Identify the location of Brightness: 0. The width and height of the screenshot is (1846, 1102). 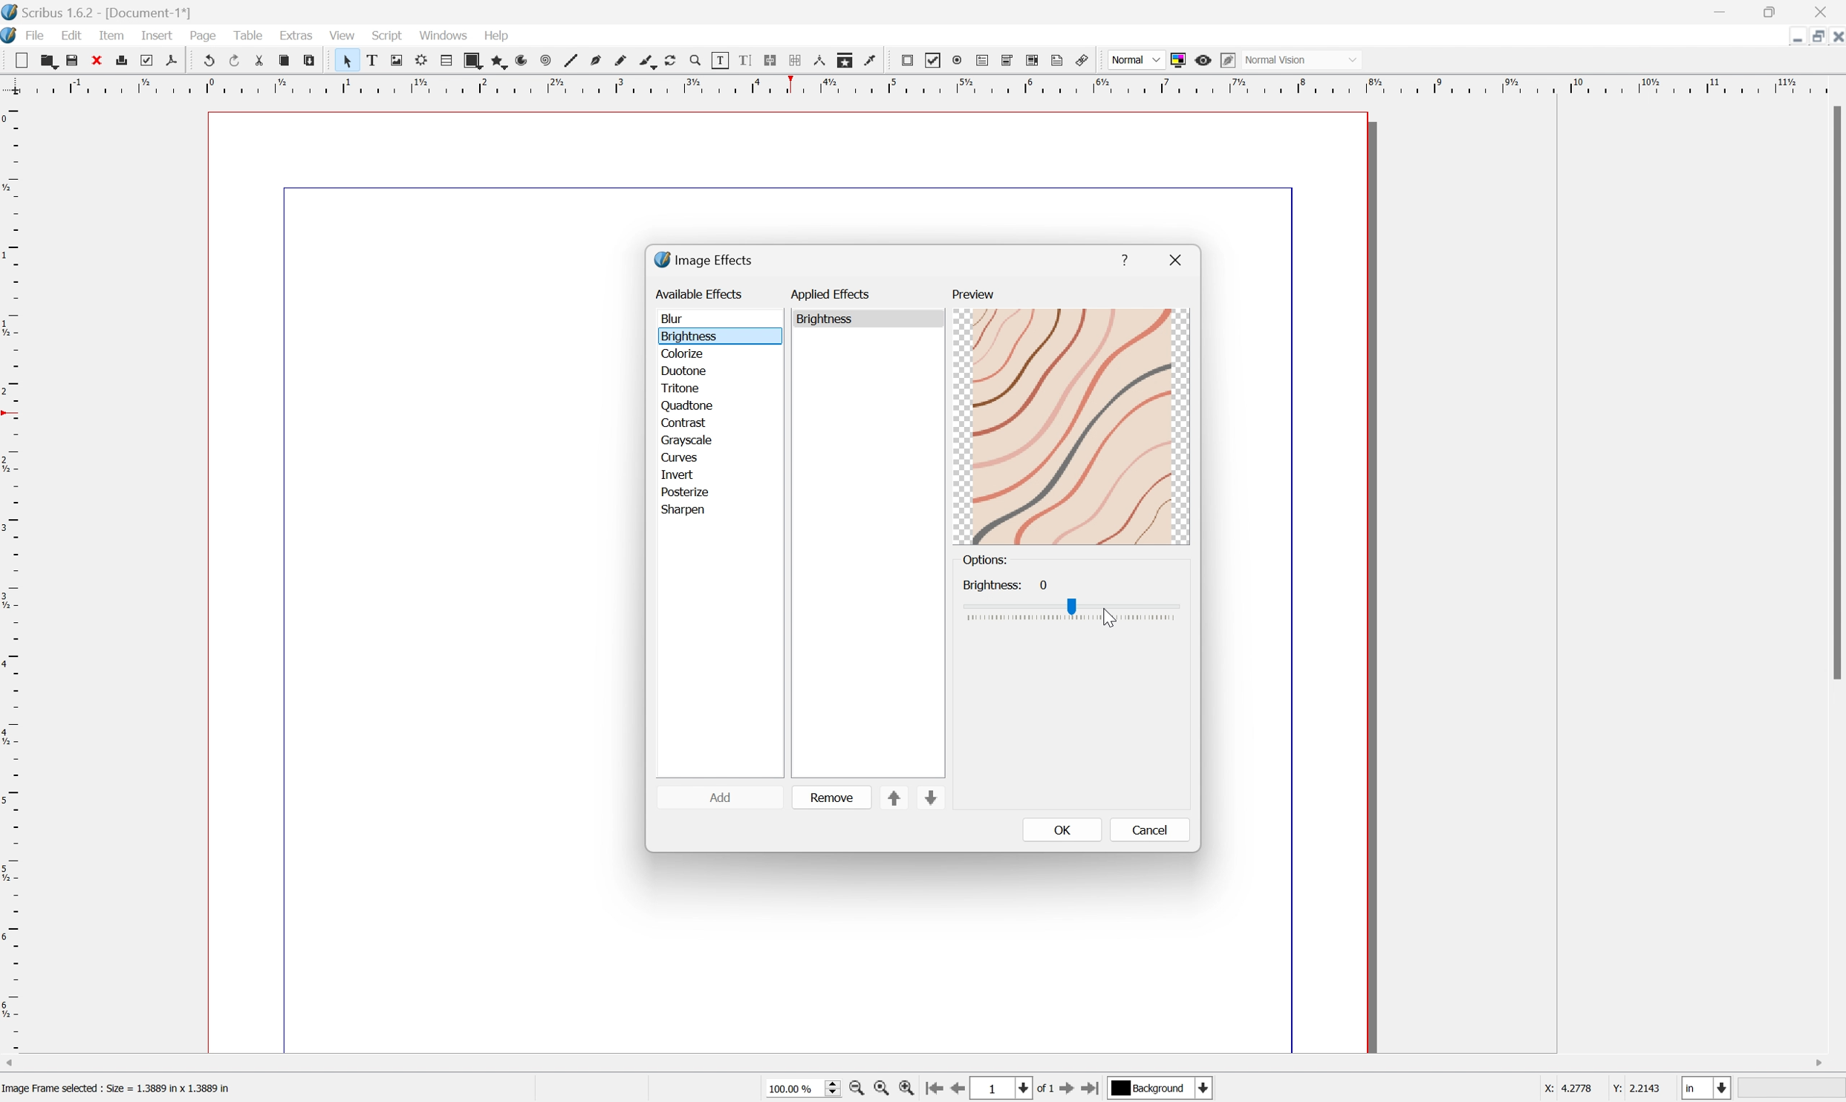
(1007, 584).